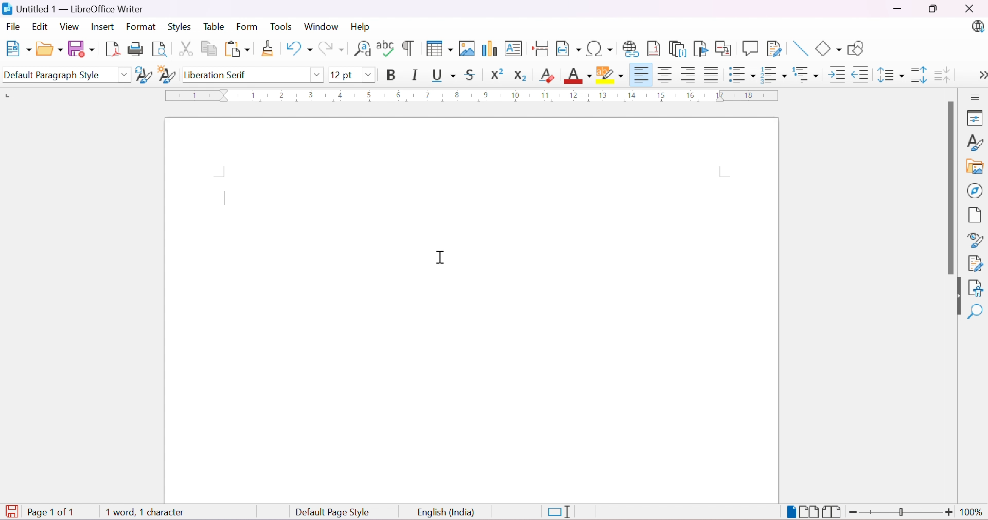 The image size is (988, 520). What do you see at coordinates (446, 513) in the screenshot?
I see `English (India)` at bounding box center [446, 513].